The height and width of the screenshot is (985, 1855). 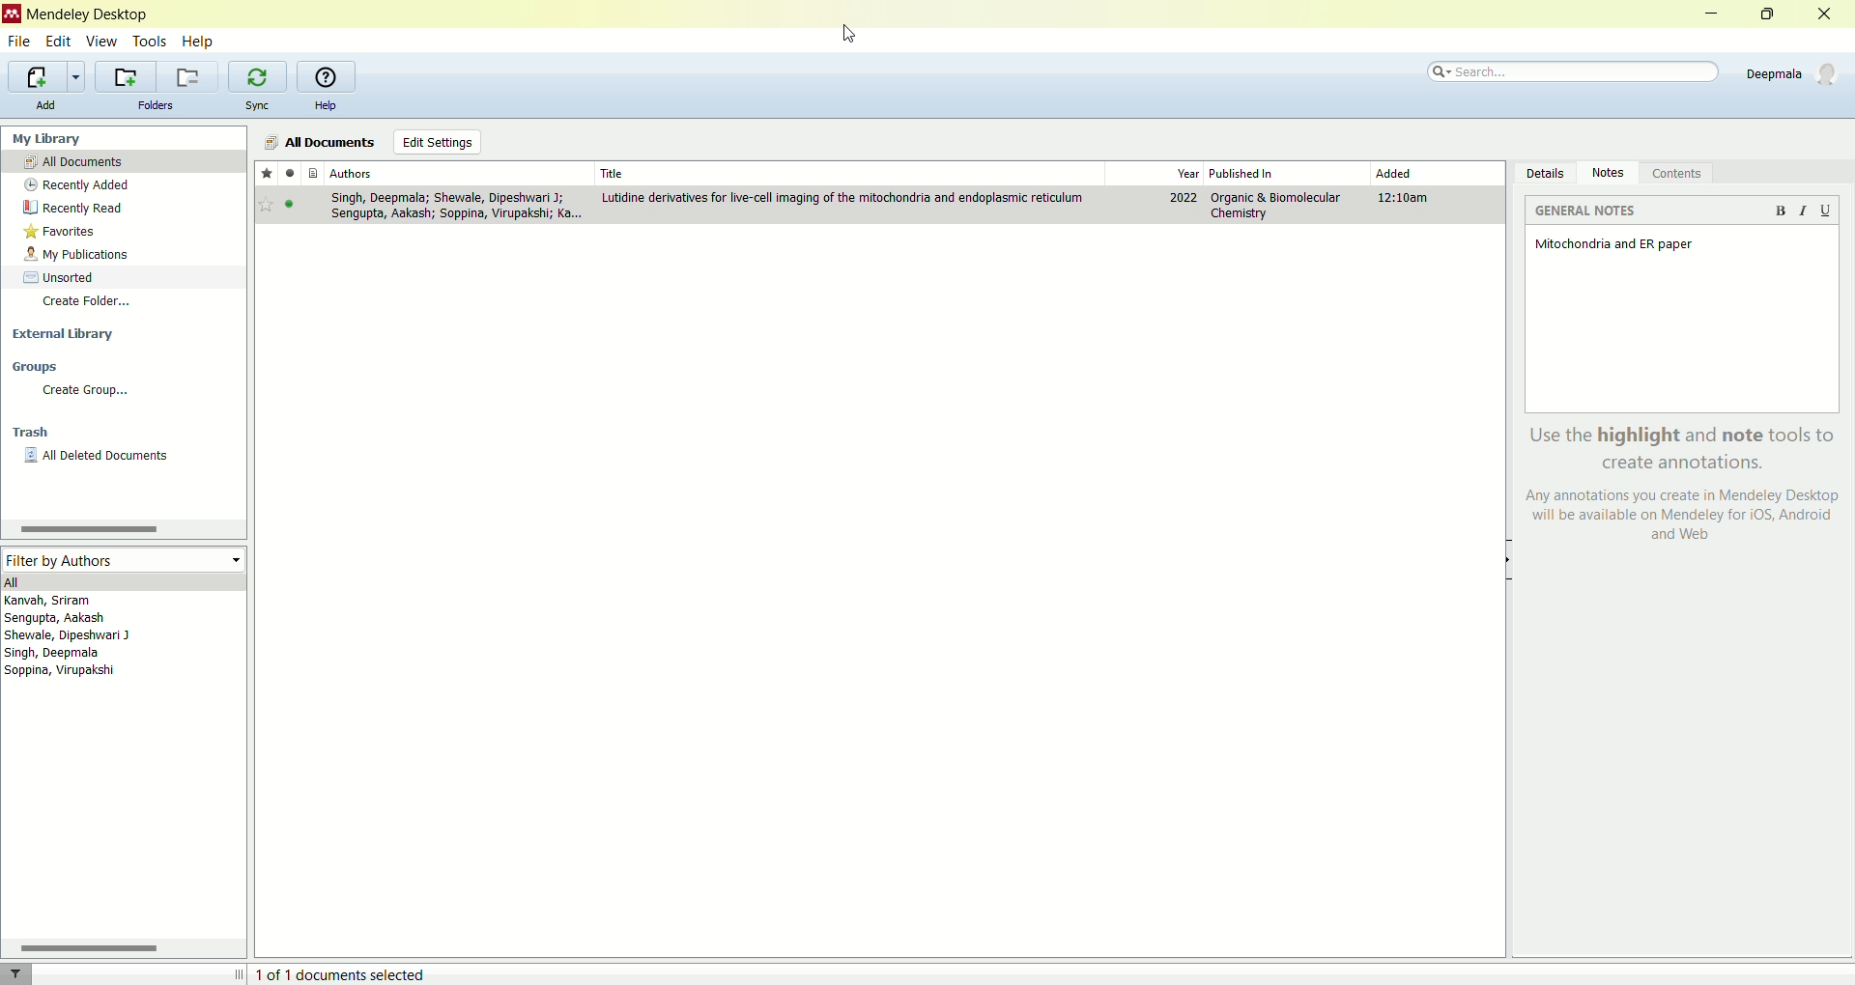 What do you see at coordinates (119, 229) in the screenshot?
I see `favorites` at bounding box center [119, 229].